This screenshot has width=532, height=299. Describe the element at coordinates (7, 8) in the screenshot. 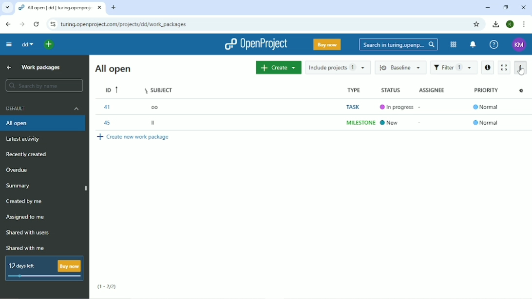

I see `Search tabs` at that location.